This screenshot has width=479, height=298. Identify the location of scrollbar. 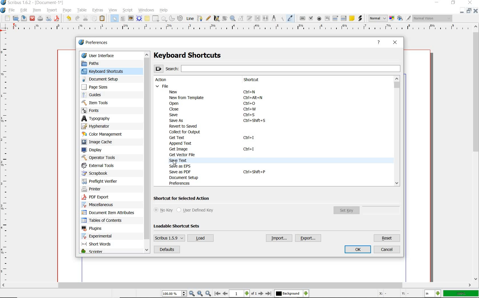
(148, 153).